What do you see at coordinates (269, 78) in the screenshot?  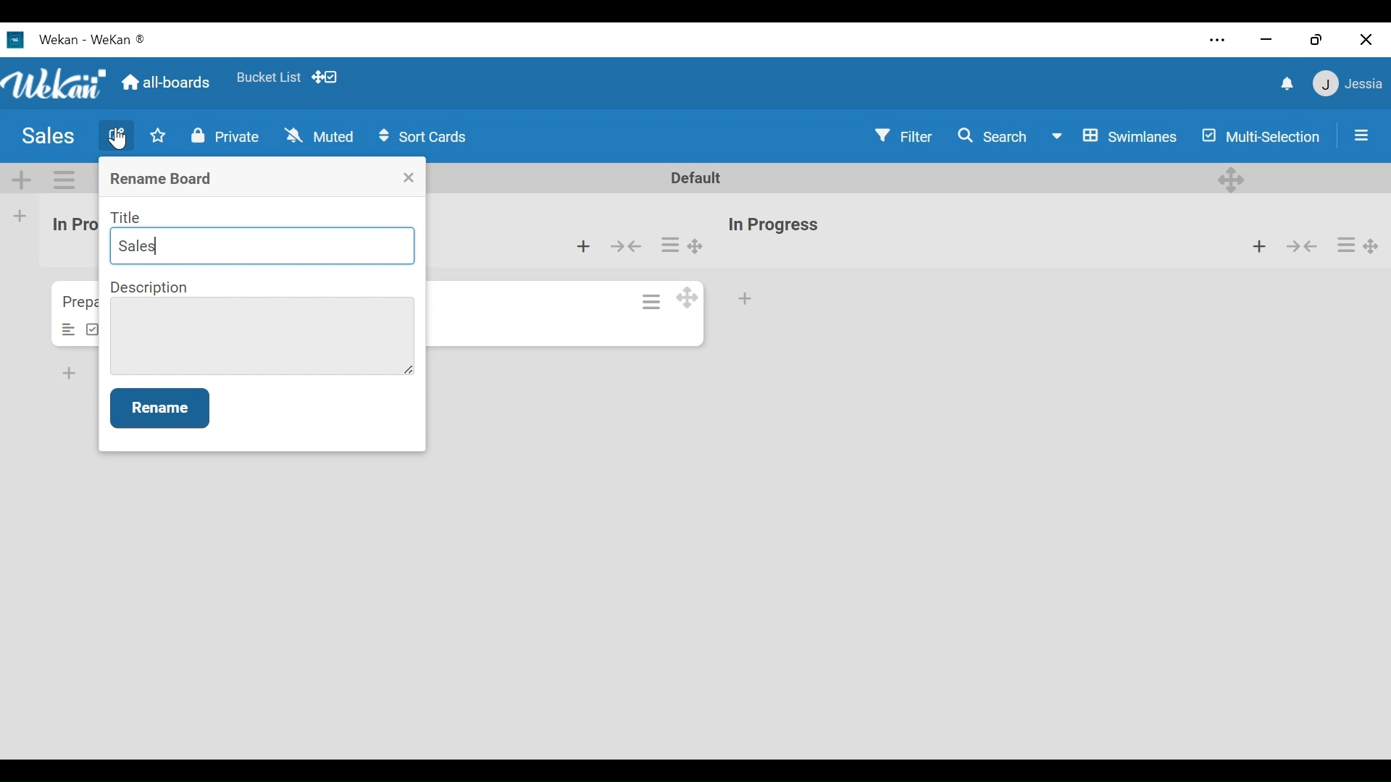 I see `Favorite` at bounding box center [269, 78].